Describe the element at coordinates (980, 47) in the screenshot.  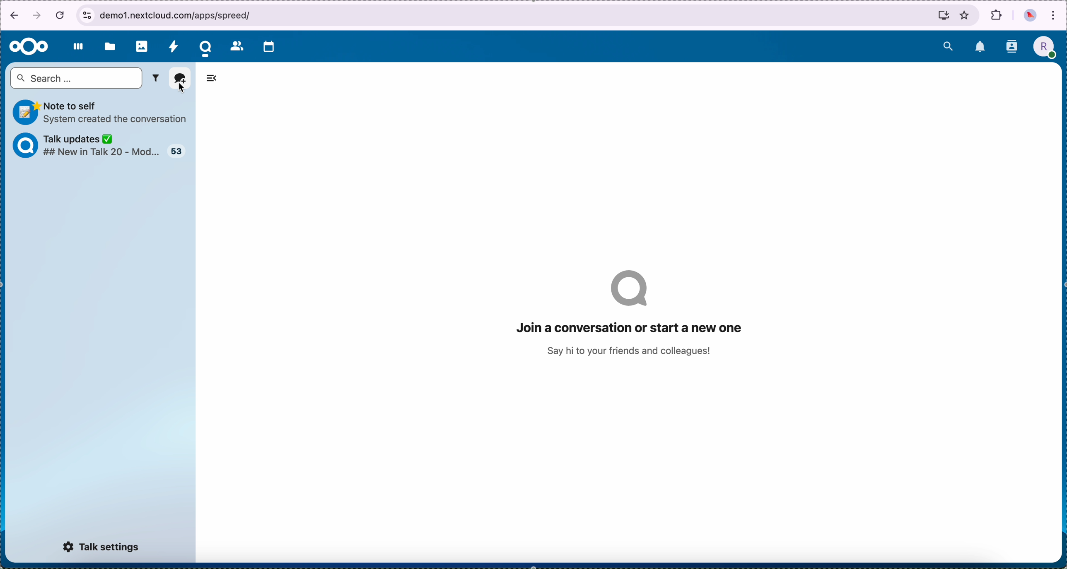
I see `notifications` at that location.